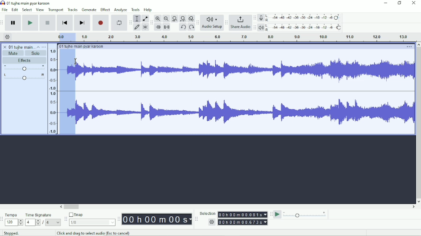 The width and height of the screenshot is (421, 236). I want to click on Tracks, so click(73, 9).